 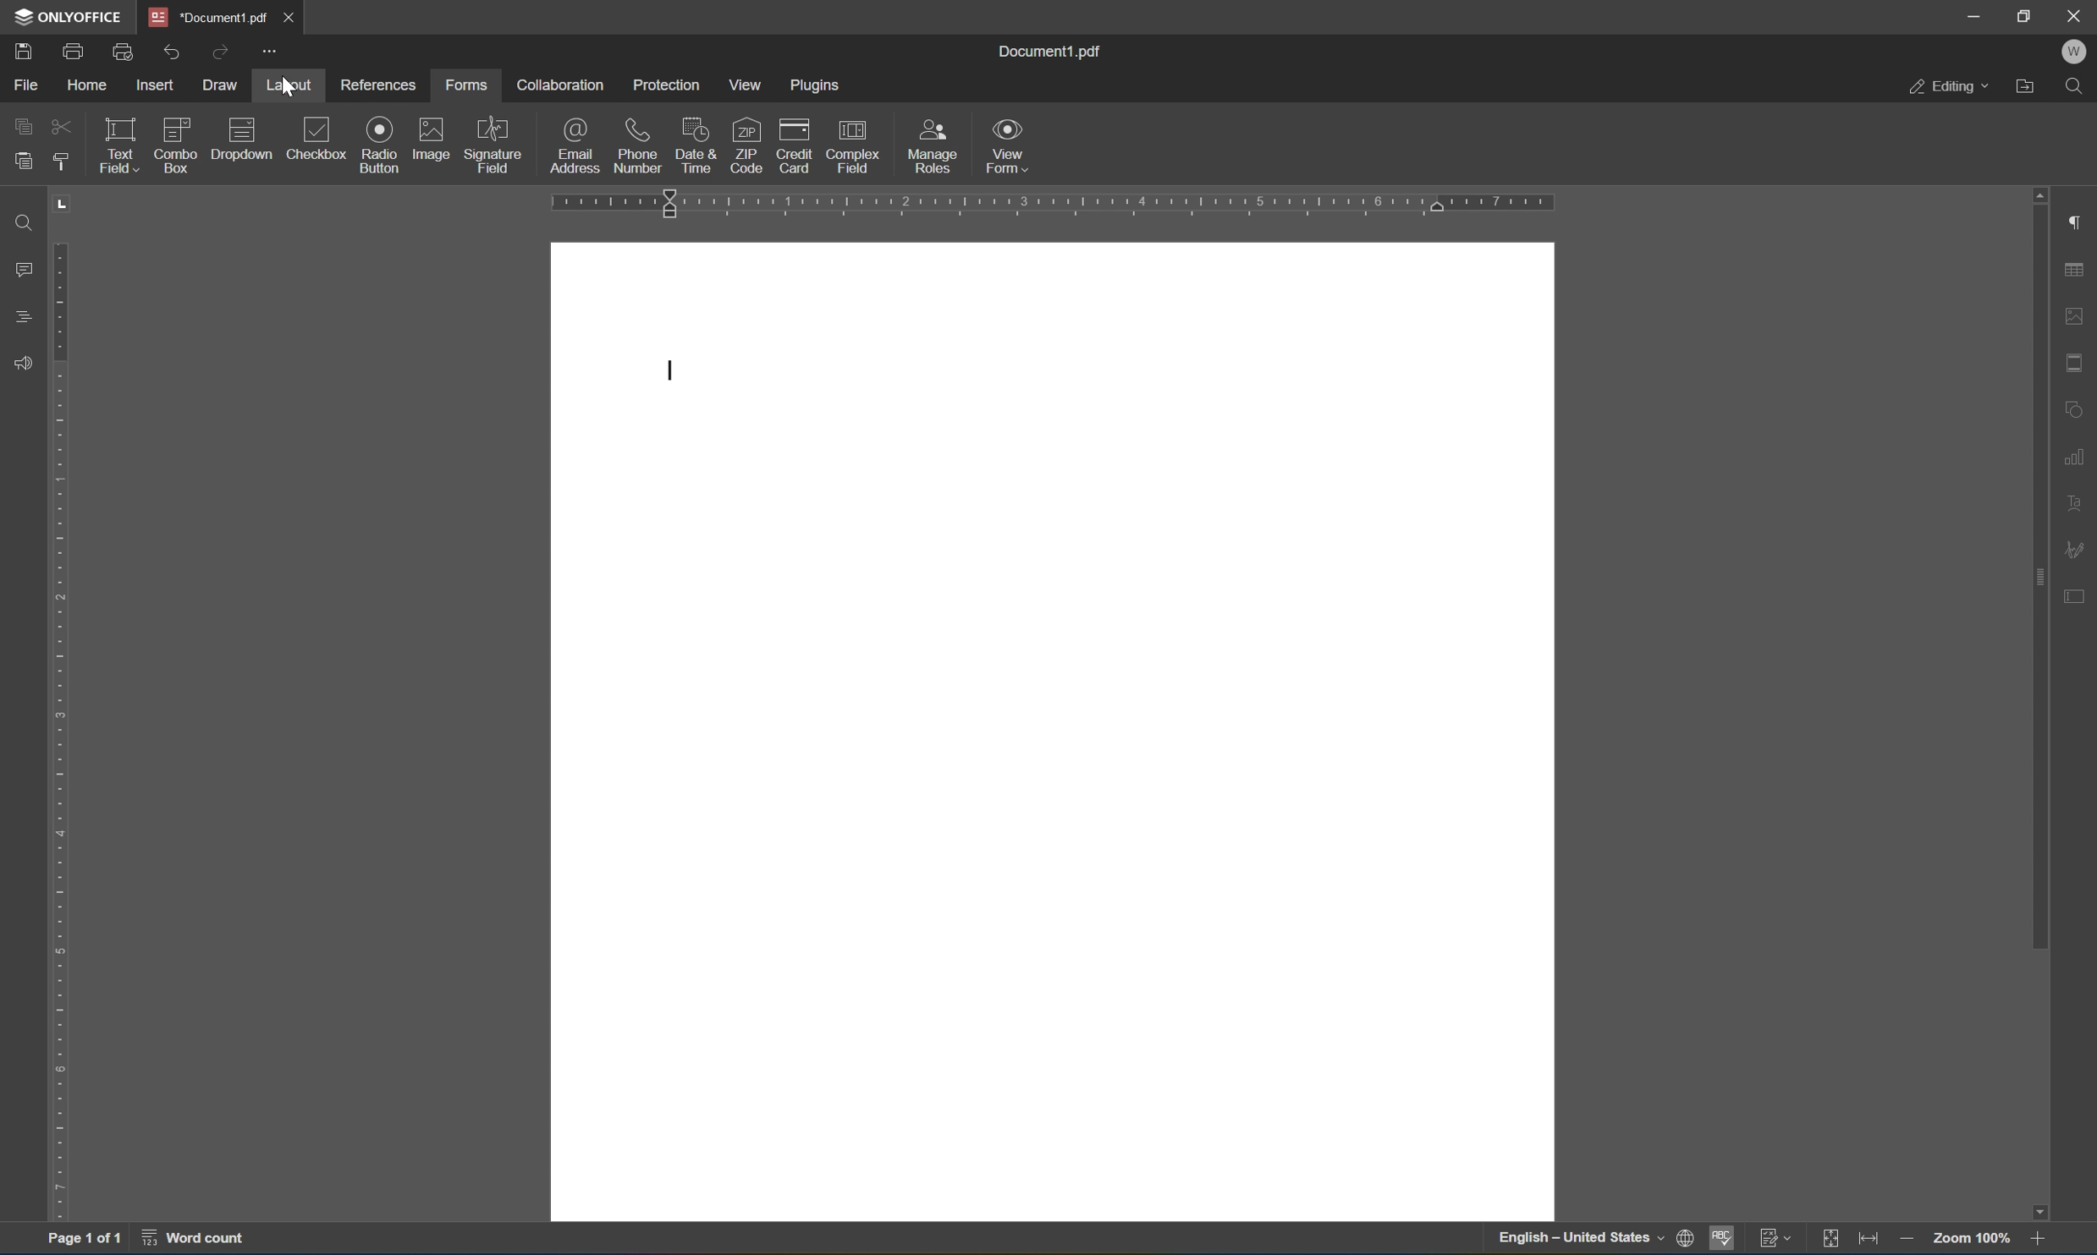 What do you see at coordinates (2039, 702) in the screenshot?
I see `scroll bar` at bounding box center [2039, 702].